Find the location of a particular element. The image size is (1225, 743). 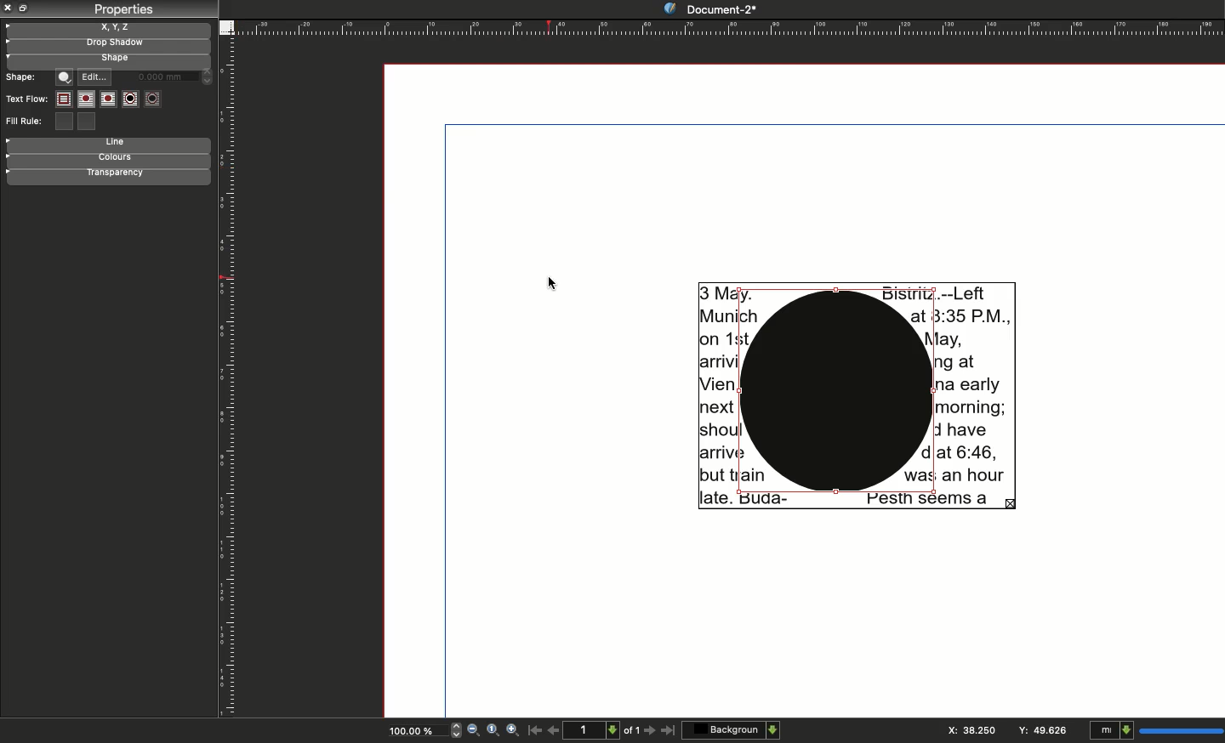

x: 106.626 is located at coordinates (968, 729).